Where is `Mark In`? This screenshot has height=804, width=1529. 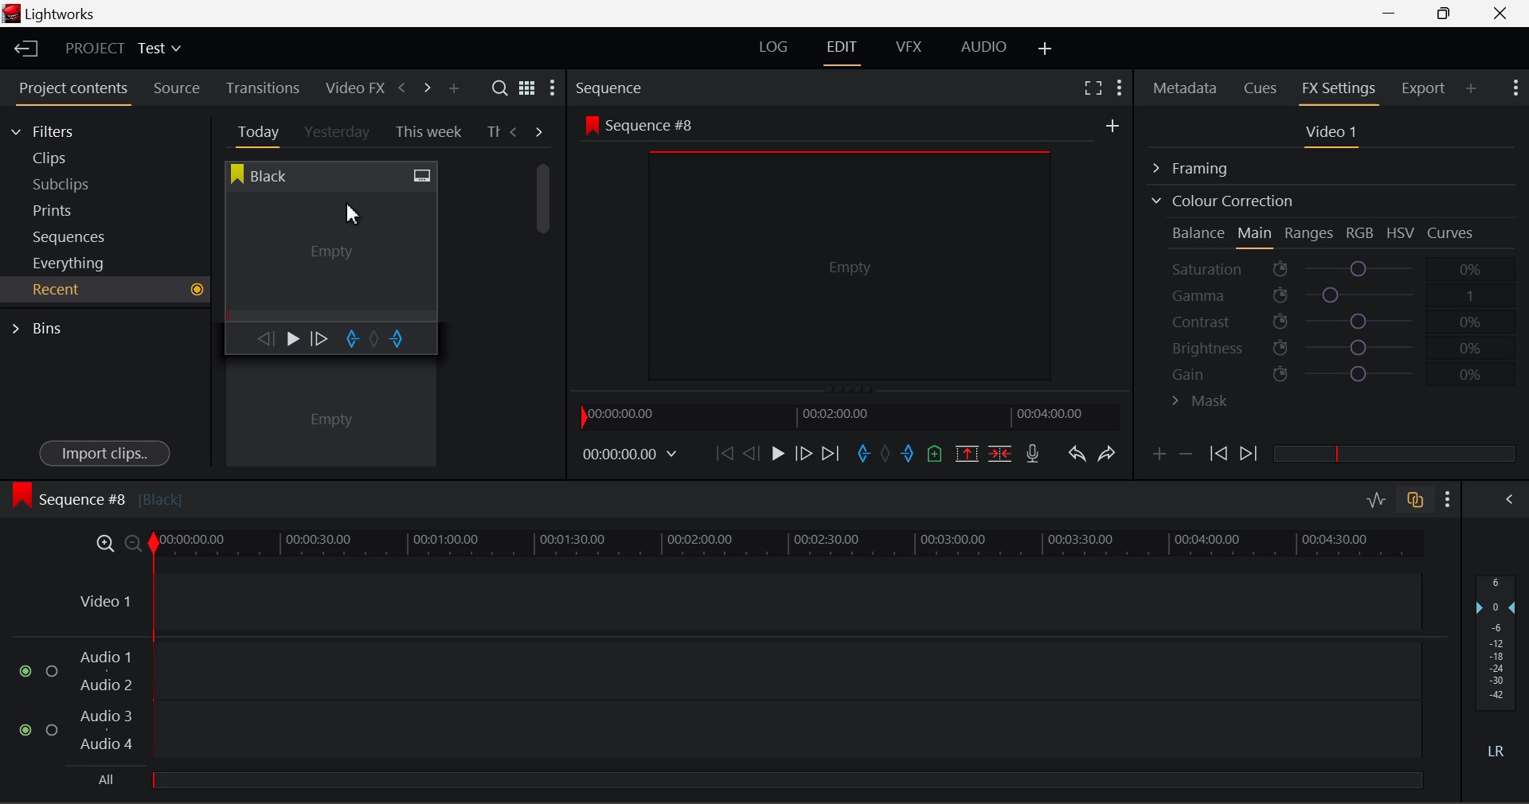
Mark In is located at coordinates (865, 455).